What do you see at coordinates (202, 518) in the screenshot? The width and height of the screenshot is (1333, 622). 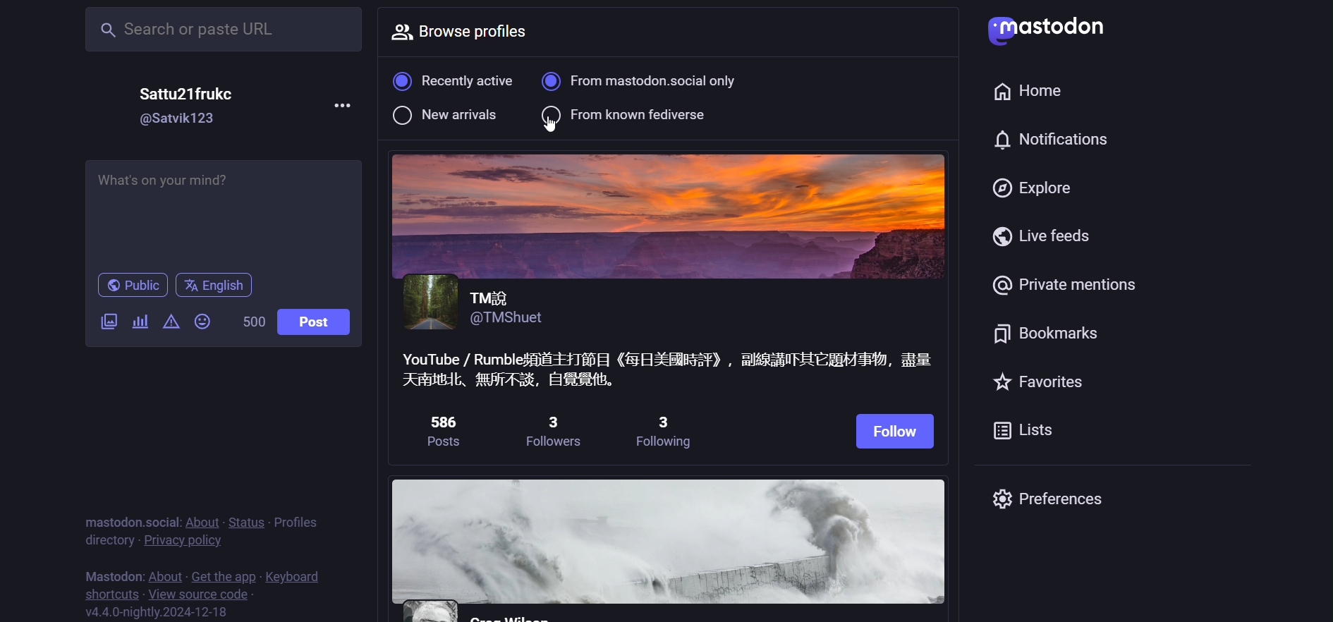 I see `about` at bounding box center [202, 518].